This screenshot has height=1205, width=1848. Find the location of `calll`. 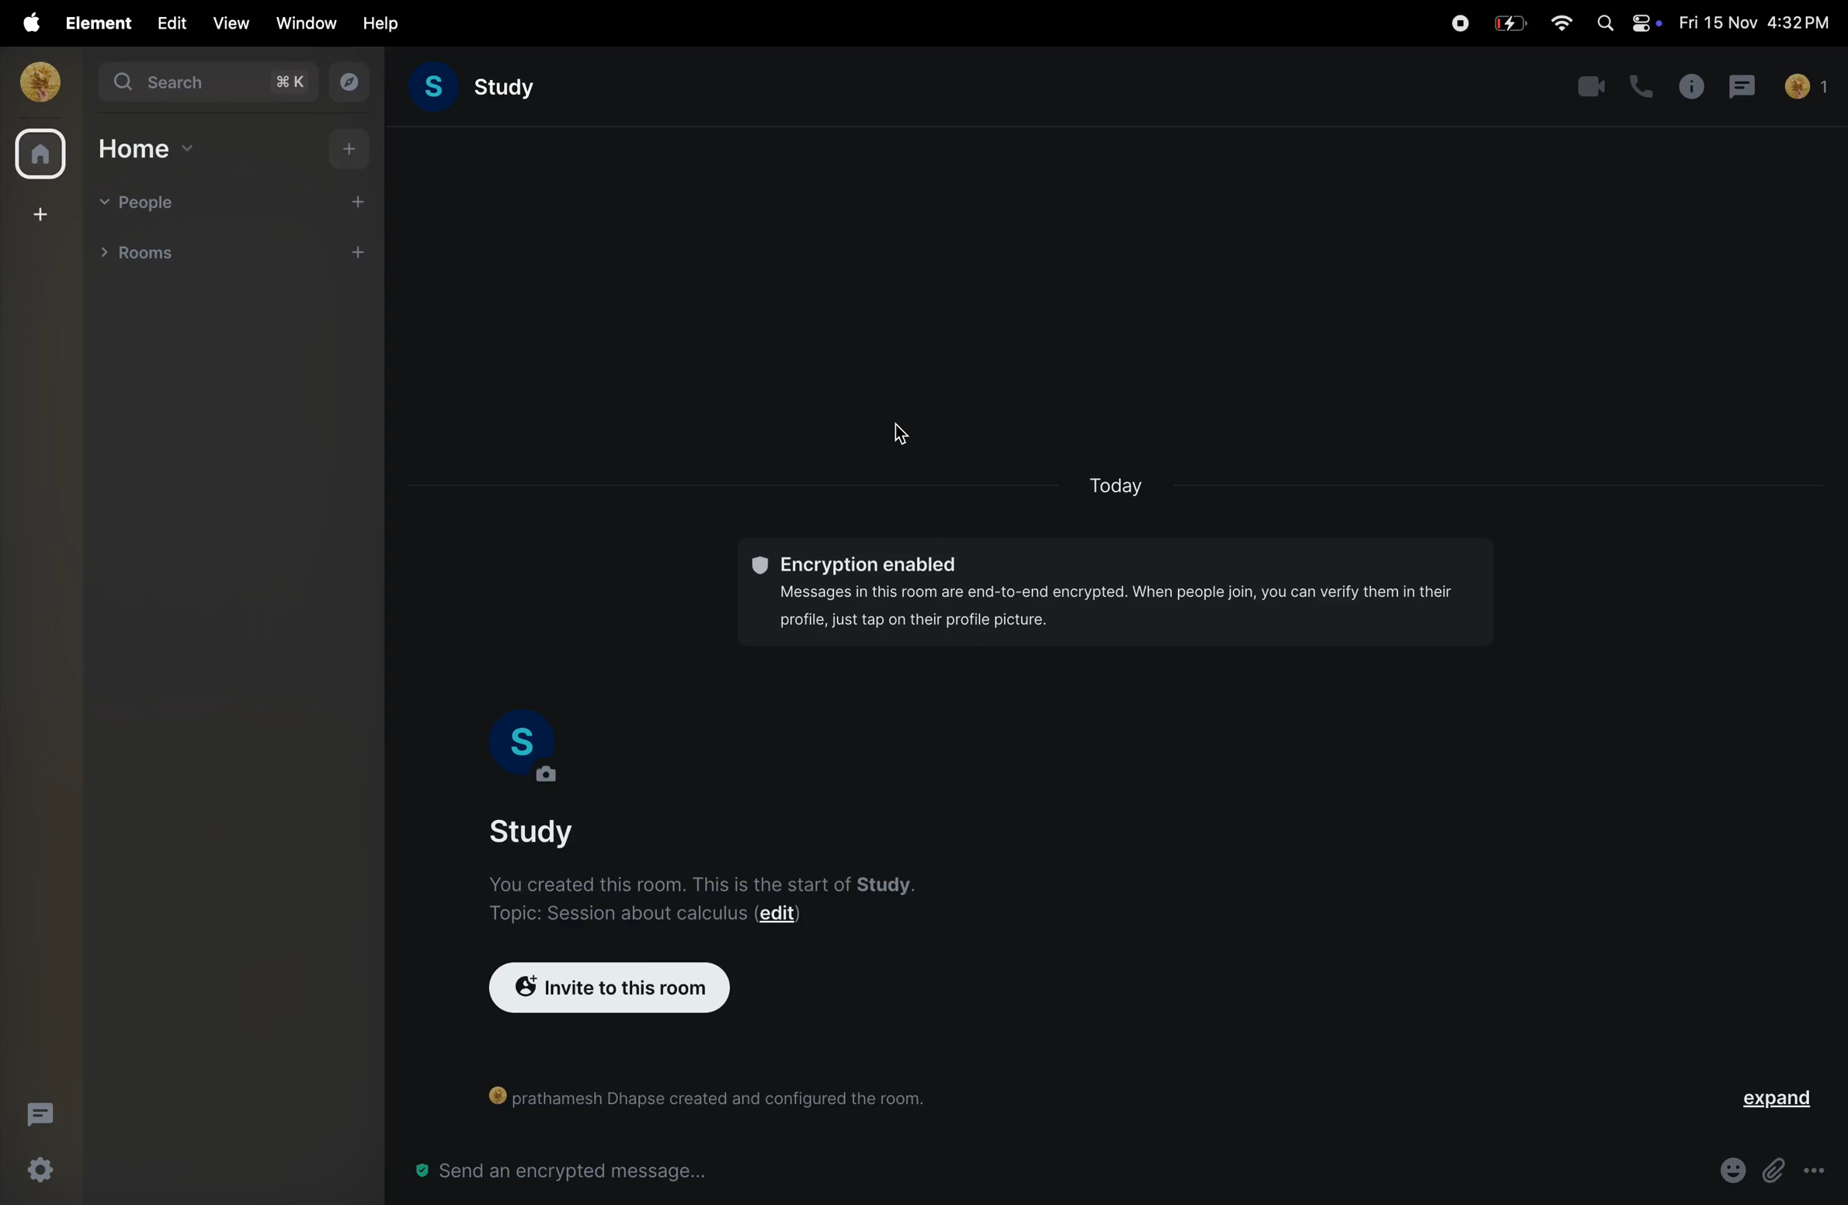

calll is located at coordinates (1637, 85).